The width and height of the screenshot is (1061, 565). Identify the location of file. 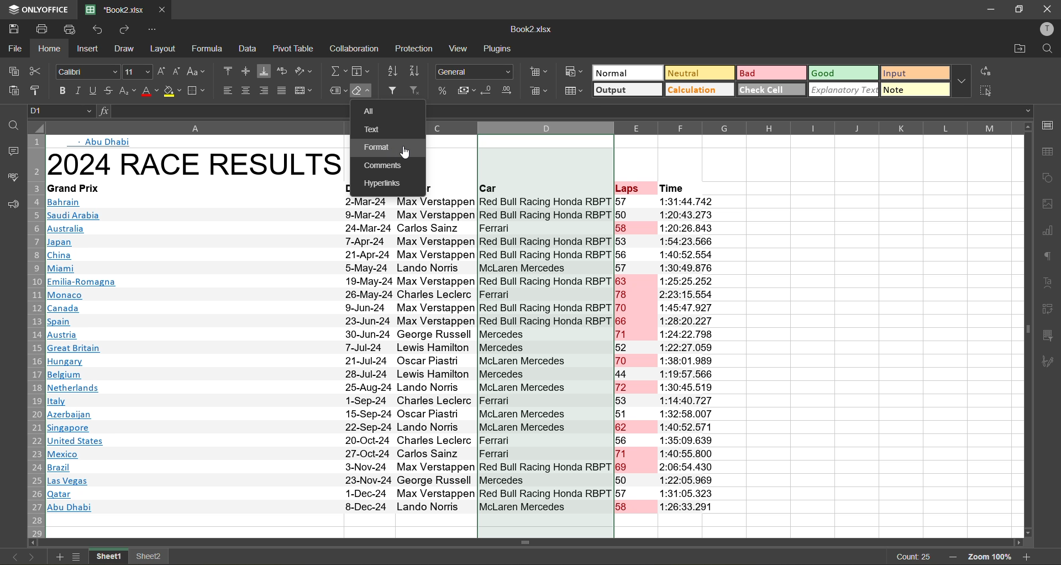
(14, 49).